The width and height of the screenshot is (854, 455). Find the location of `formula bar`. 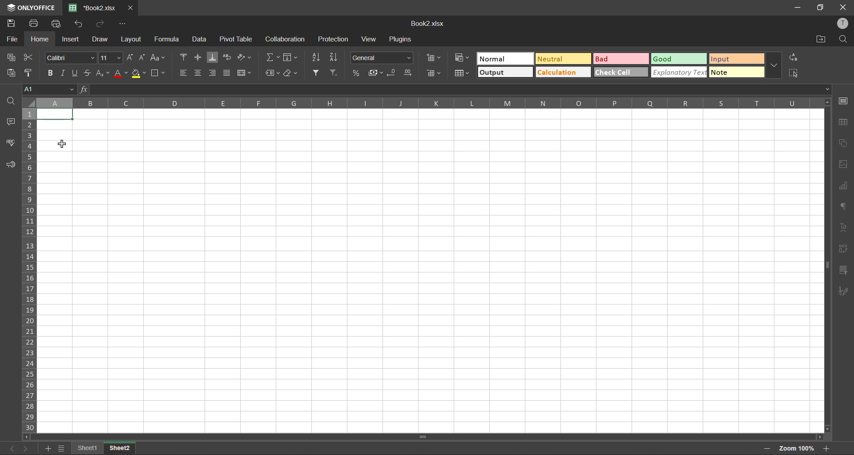

formula bar is located at coordinates (455, 89).